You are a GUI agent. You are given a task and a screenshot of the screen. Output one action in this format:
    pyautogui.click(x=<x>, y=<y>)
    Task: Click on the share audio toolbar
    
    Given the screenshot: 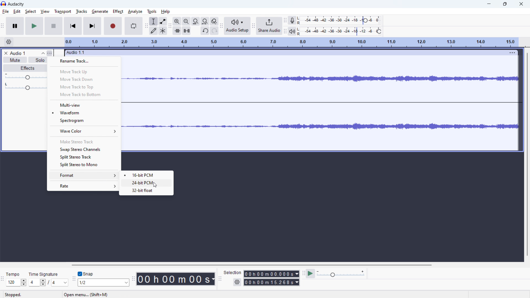 What is the action you would take?
    pyautogui.click(x=254, y=26)
    